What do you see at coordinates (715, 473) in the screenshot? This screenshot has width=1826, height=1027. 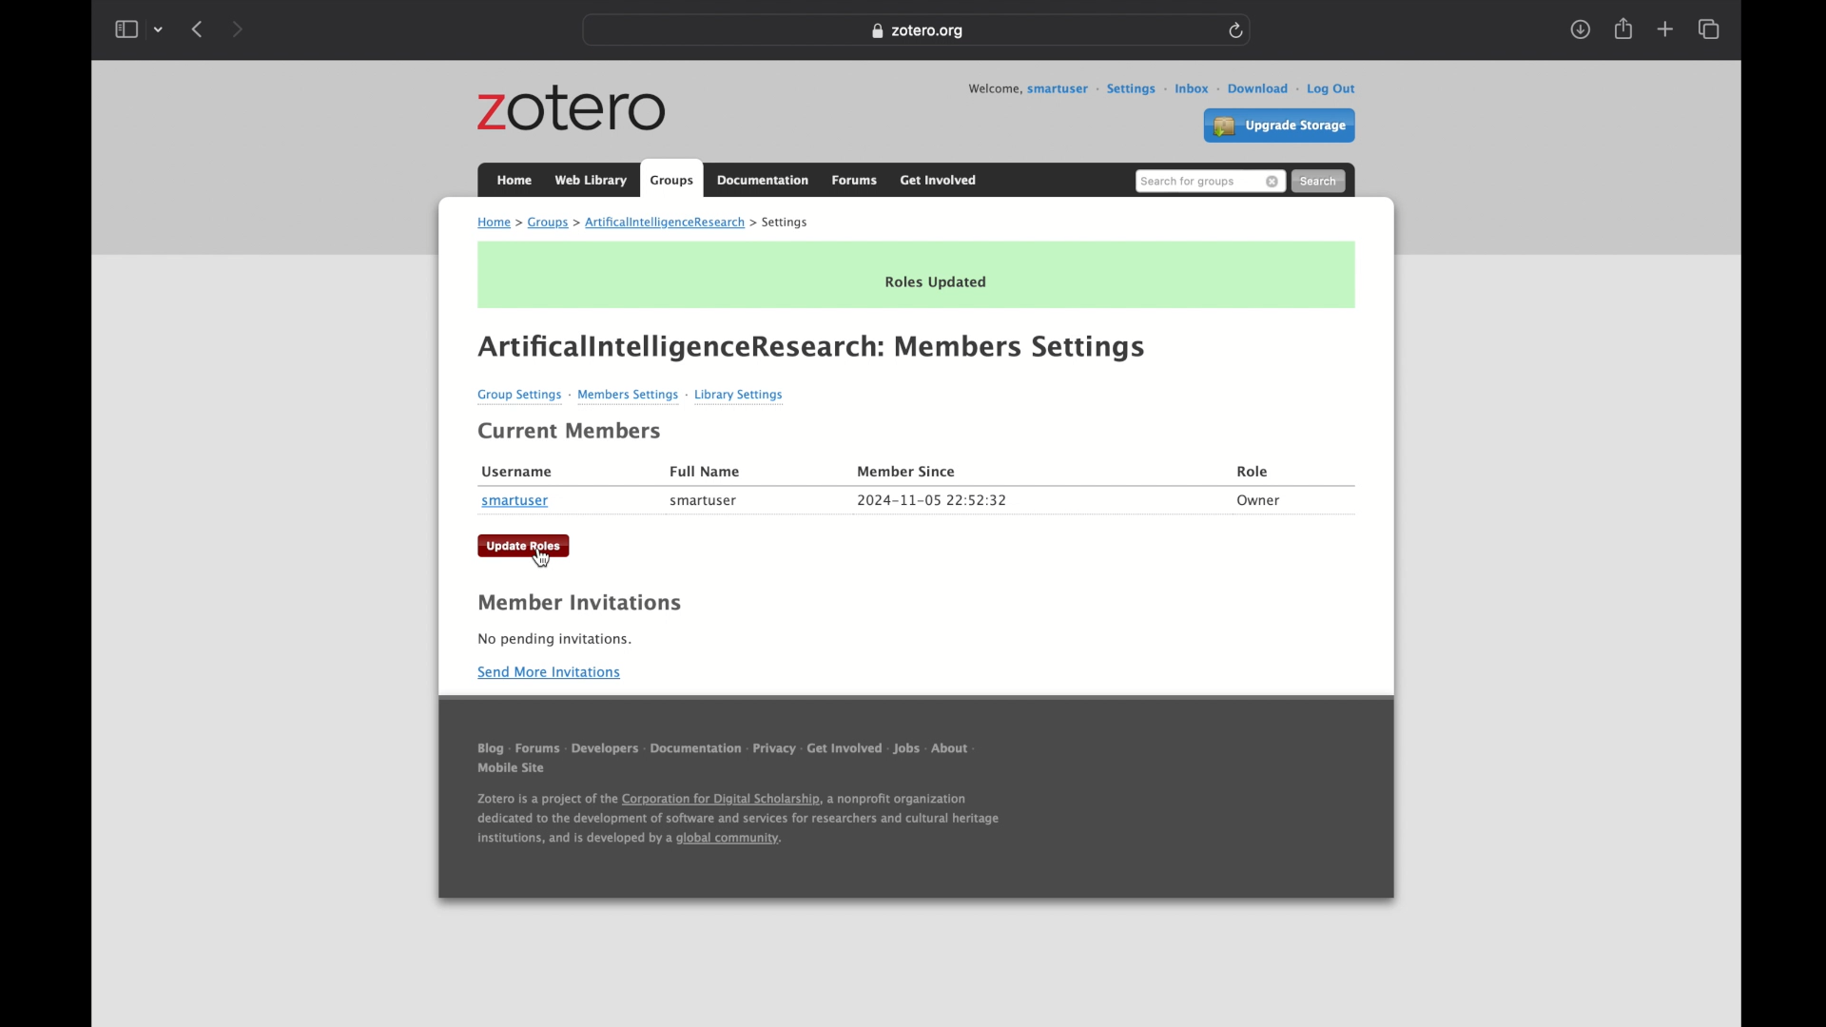 I see `Full Name` at bounding box center [715, 473].